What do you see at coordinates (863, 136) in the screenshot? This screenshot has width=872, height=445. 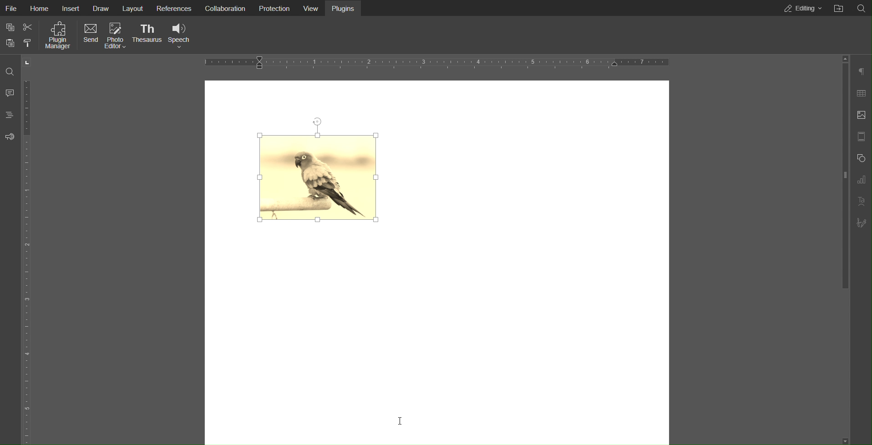 I see `Header Footer` at bounding box center [863, 136].